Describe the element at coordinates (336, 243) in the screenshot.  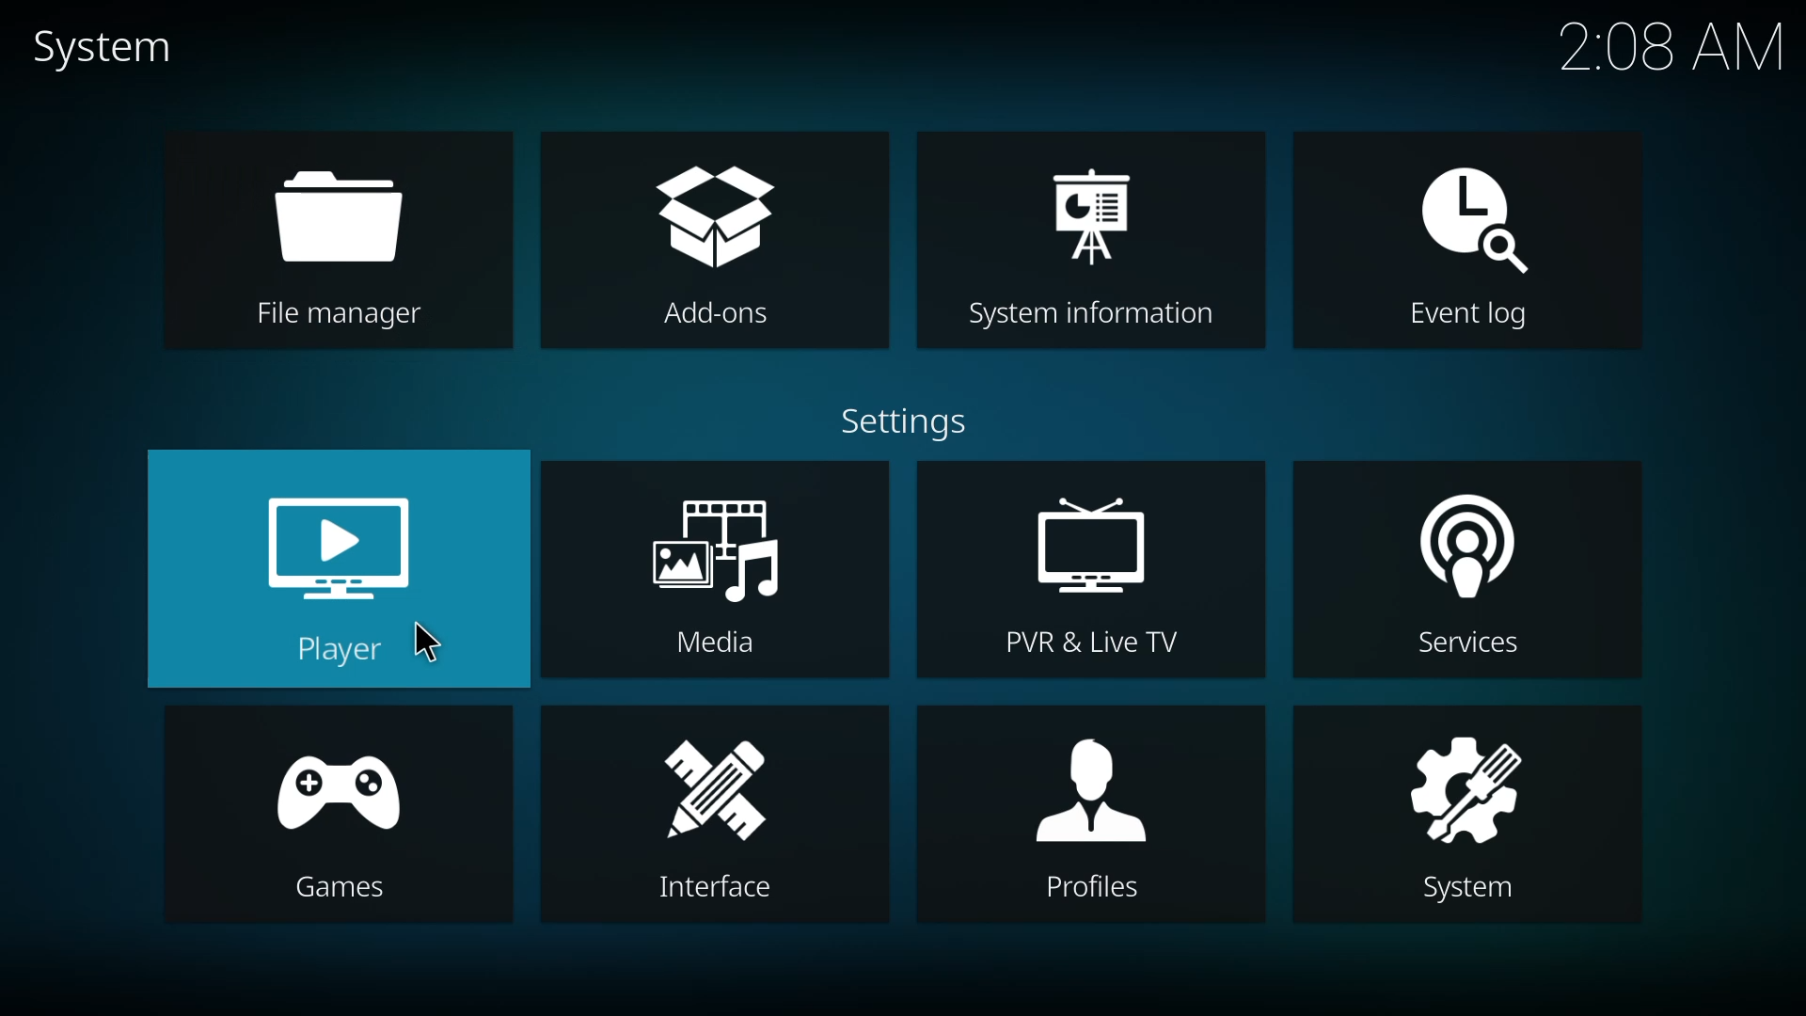
I see `file manager` at that location.